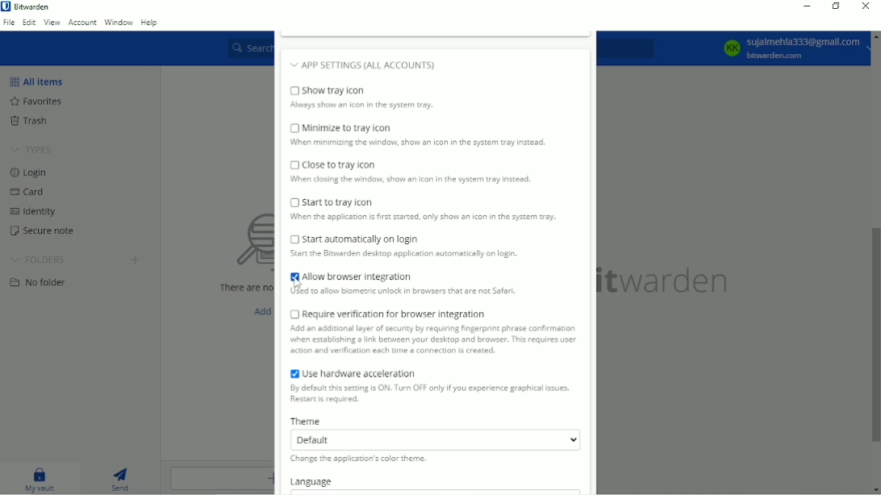 The width and height of the screenshot is (881, 495). I want to click on Close to tray icon, so click(334, 164).